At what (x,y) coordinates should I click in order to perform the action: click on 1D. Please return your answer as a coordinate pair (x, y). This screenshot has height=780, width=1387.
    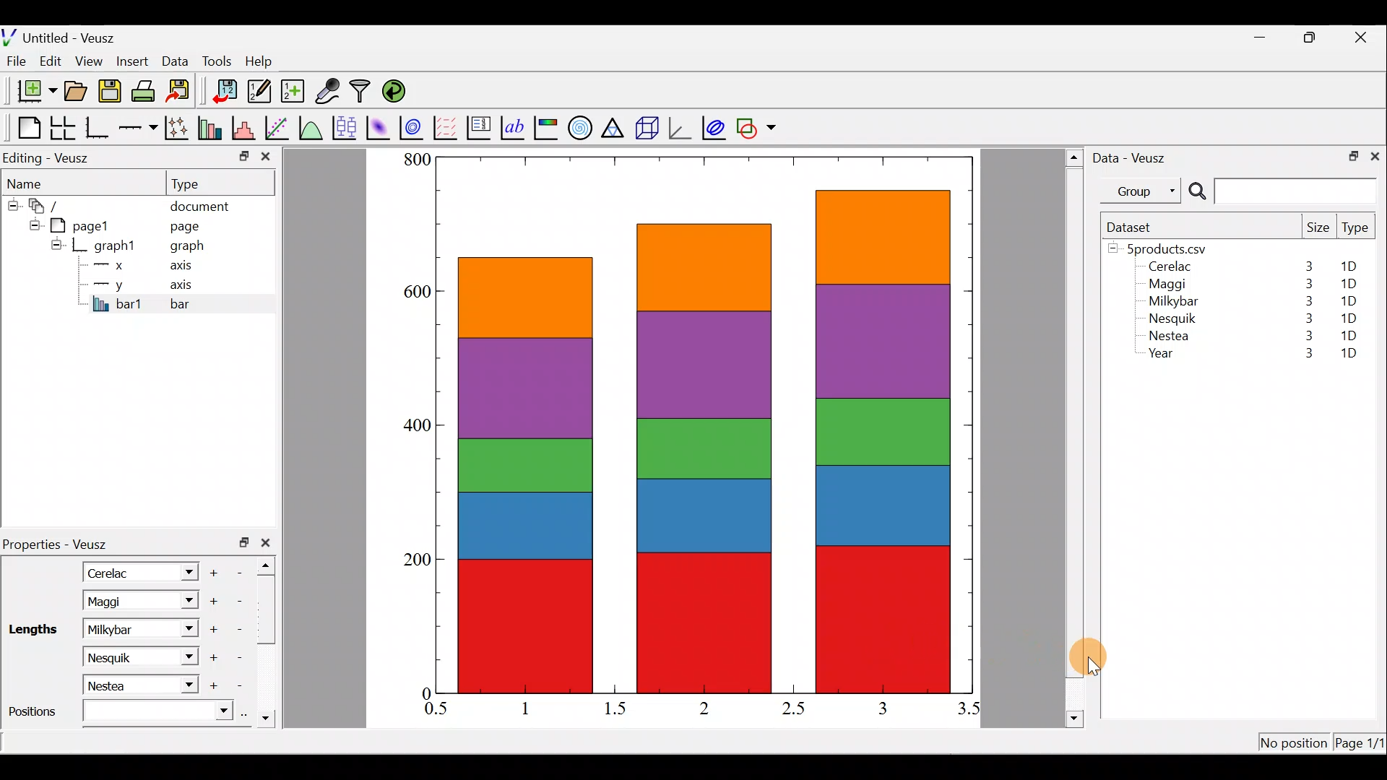
    Looking at the image, I should click on (1351, 316).